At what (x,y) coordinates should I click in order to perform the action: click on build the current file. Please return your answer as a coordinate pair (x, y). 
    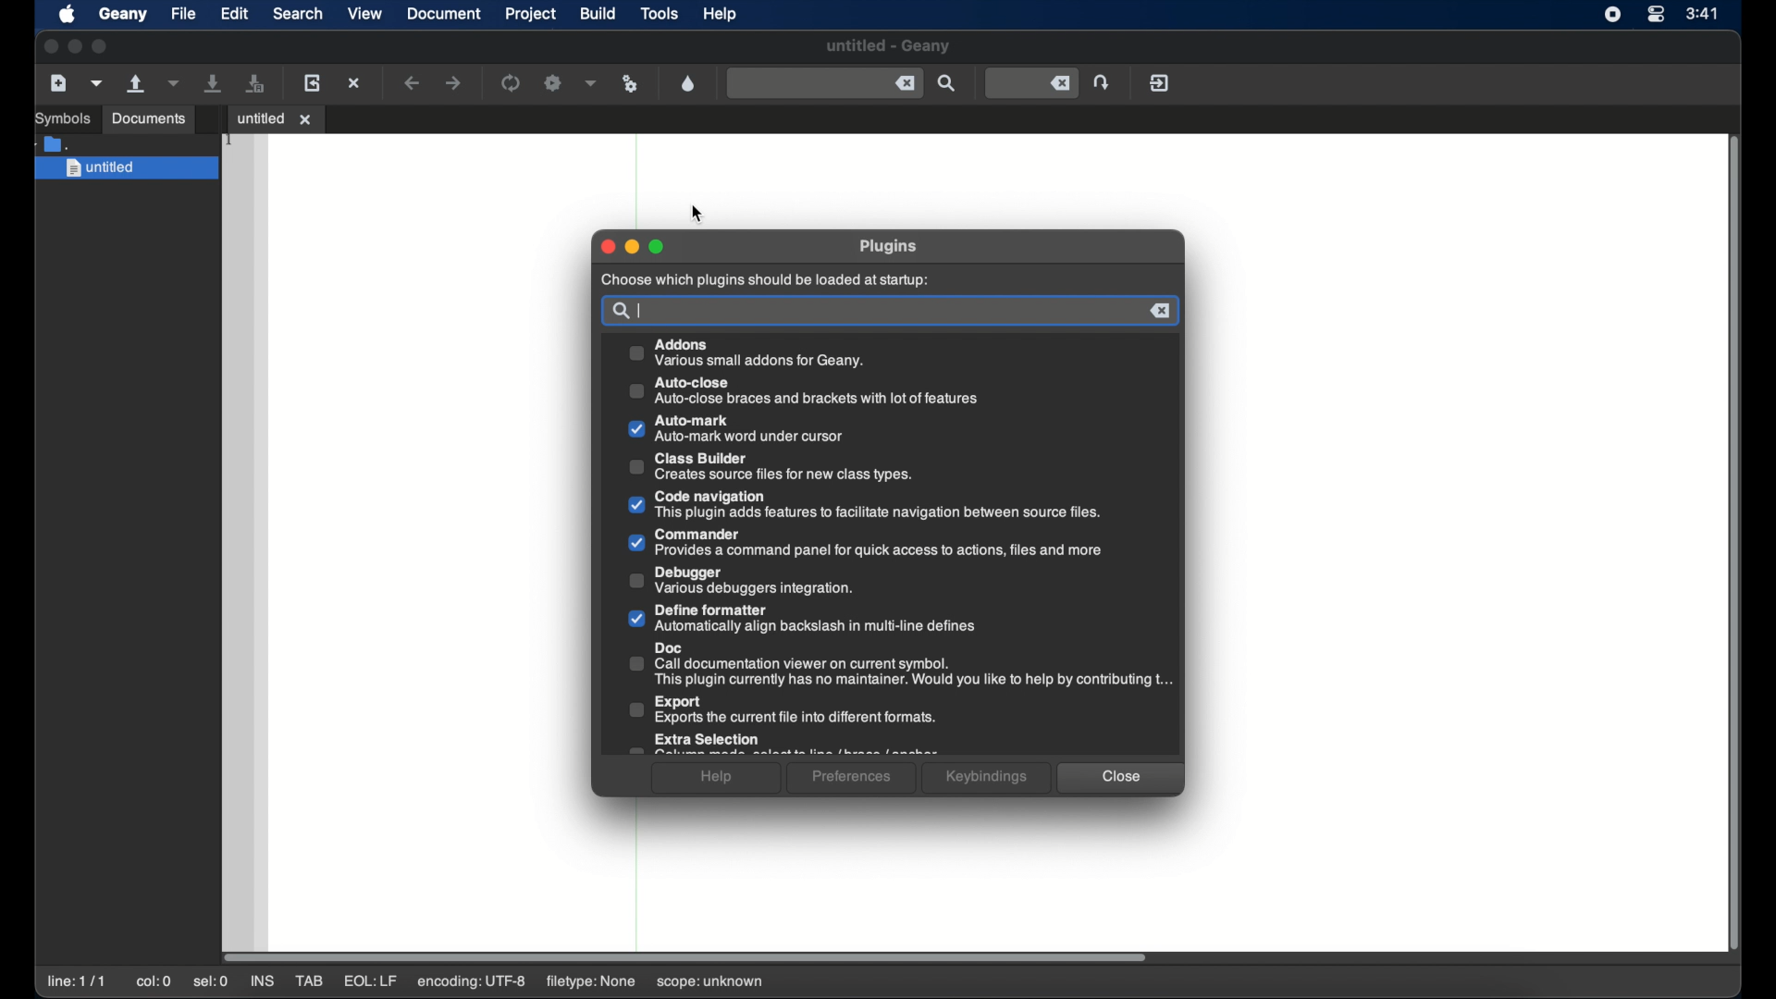
    Looking at the image, I should click on (553, 84).